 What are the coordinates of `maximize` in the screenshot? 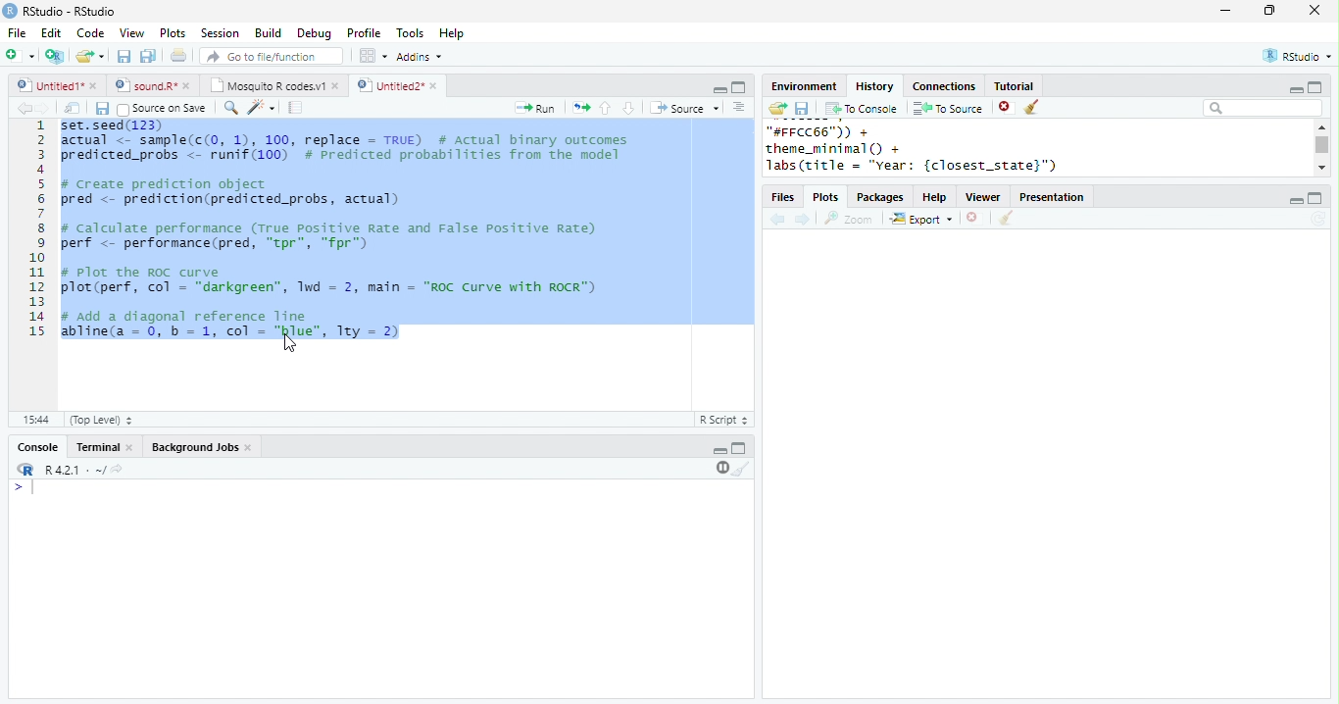 It's located at (738, 87).